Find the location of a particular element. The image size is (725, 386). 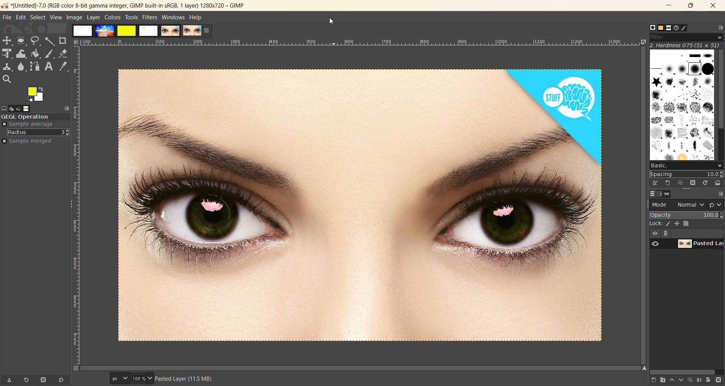

search is located at coordinates (6, 79).